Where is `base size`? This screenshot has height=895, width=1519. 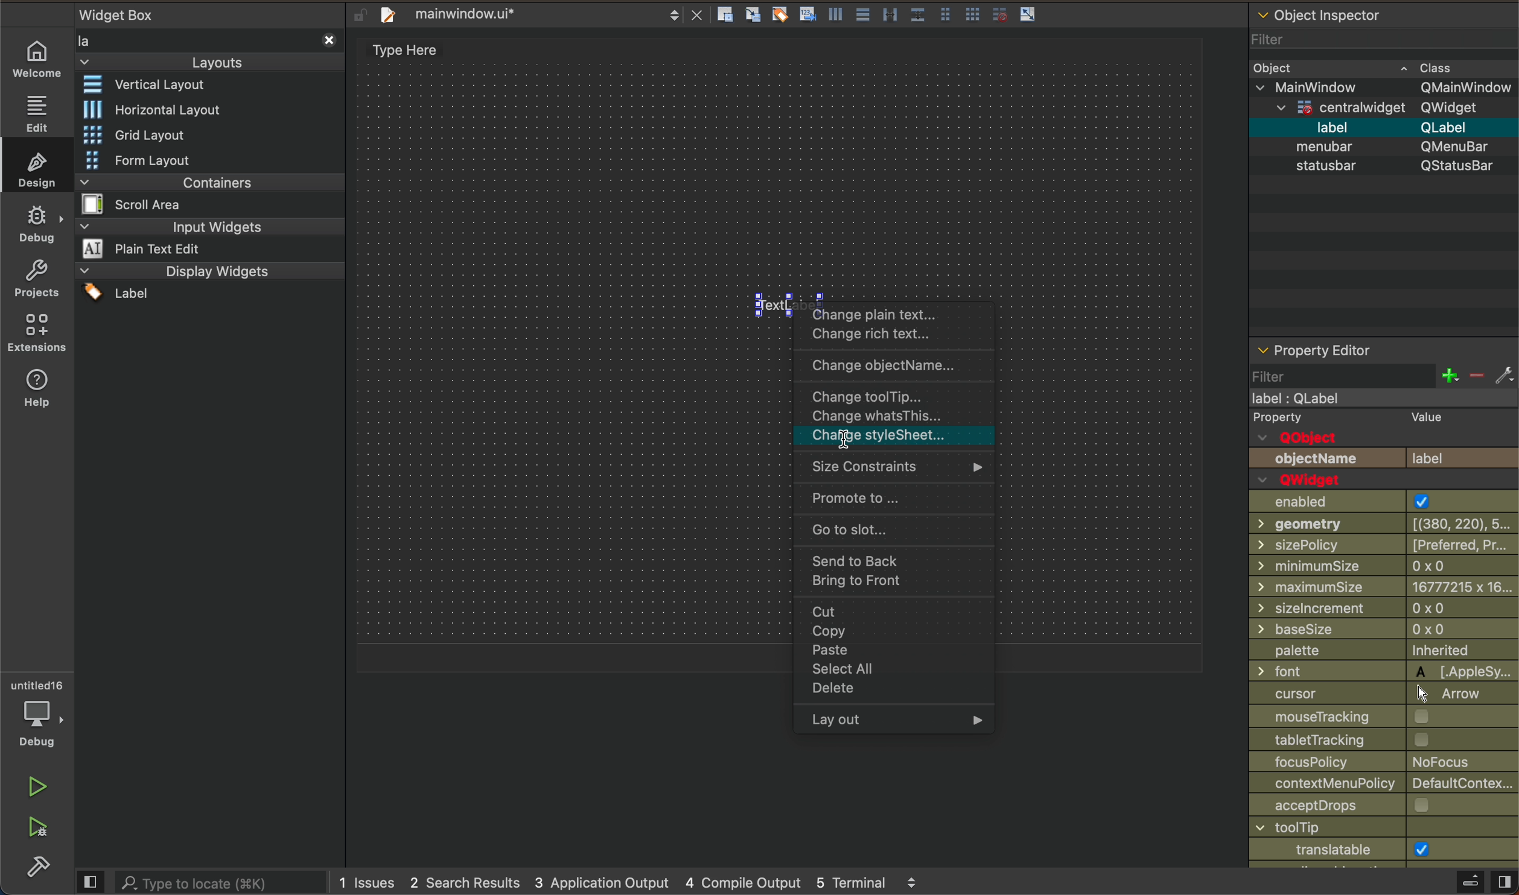 base size is located at coordinates (1382, 631).